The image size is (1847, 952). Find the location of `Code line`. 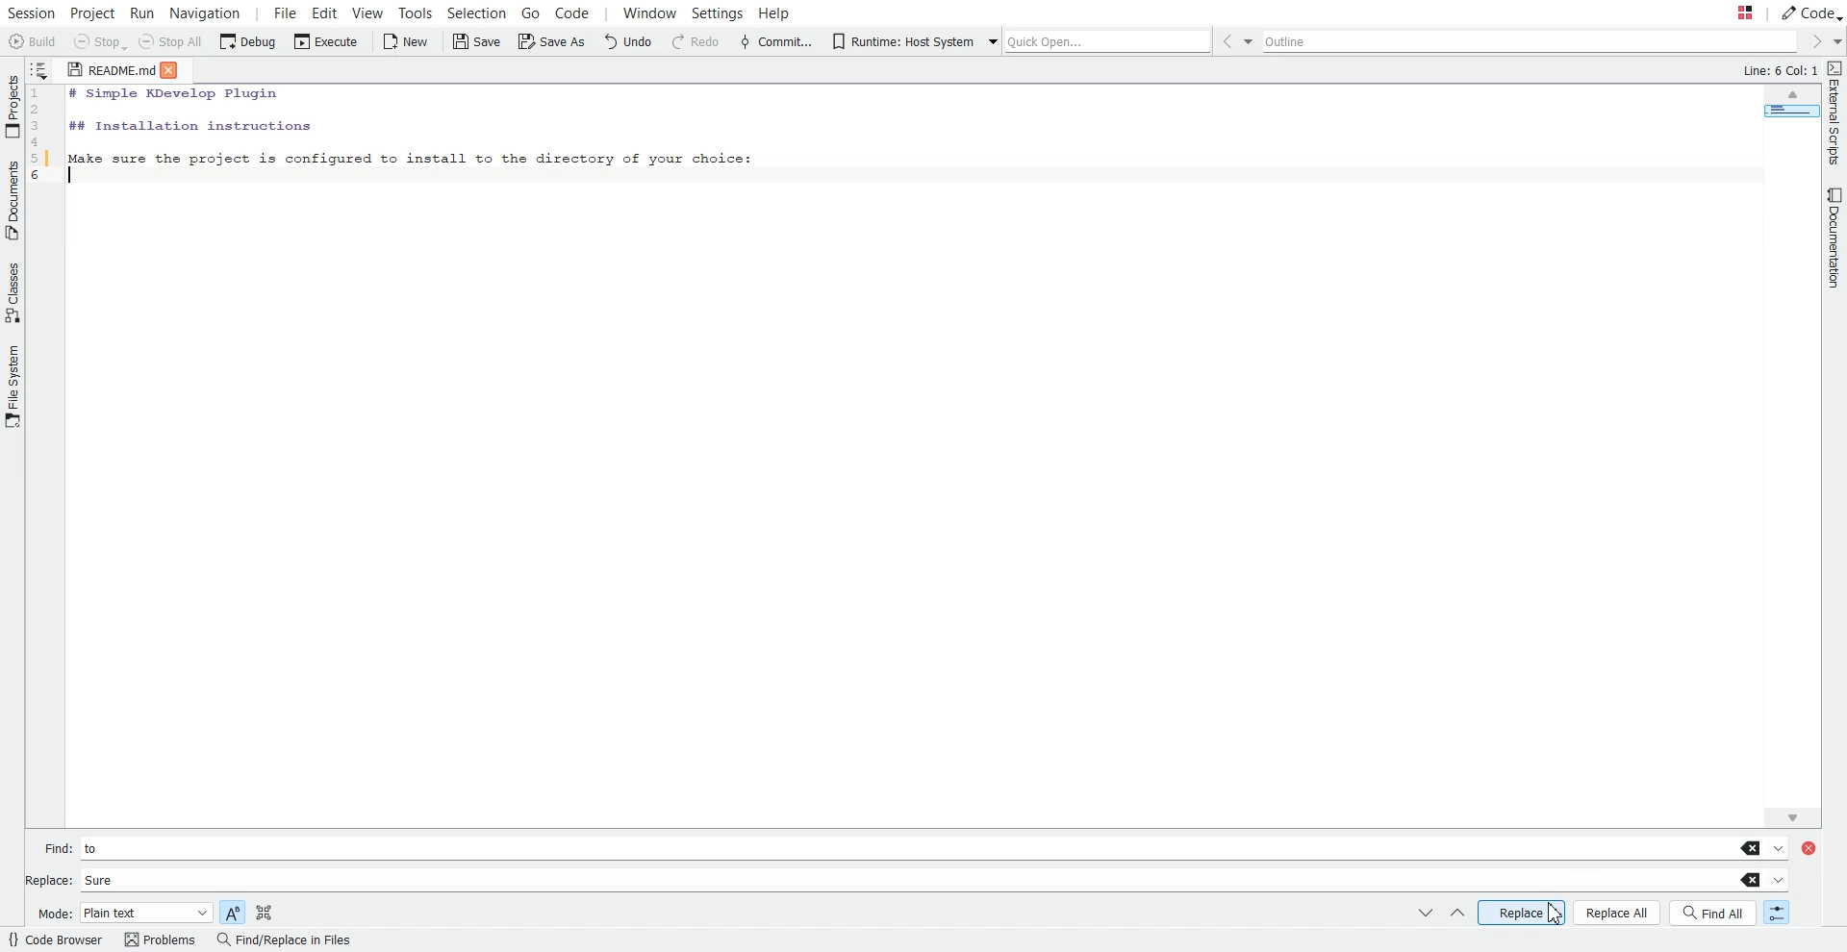

Code line is located at coordinates (42, 138).